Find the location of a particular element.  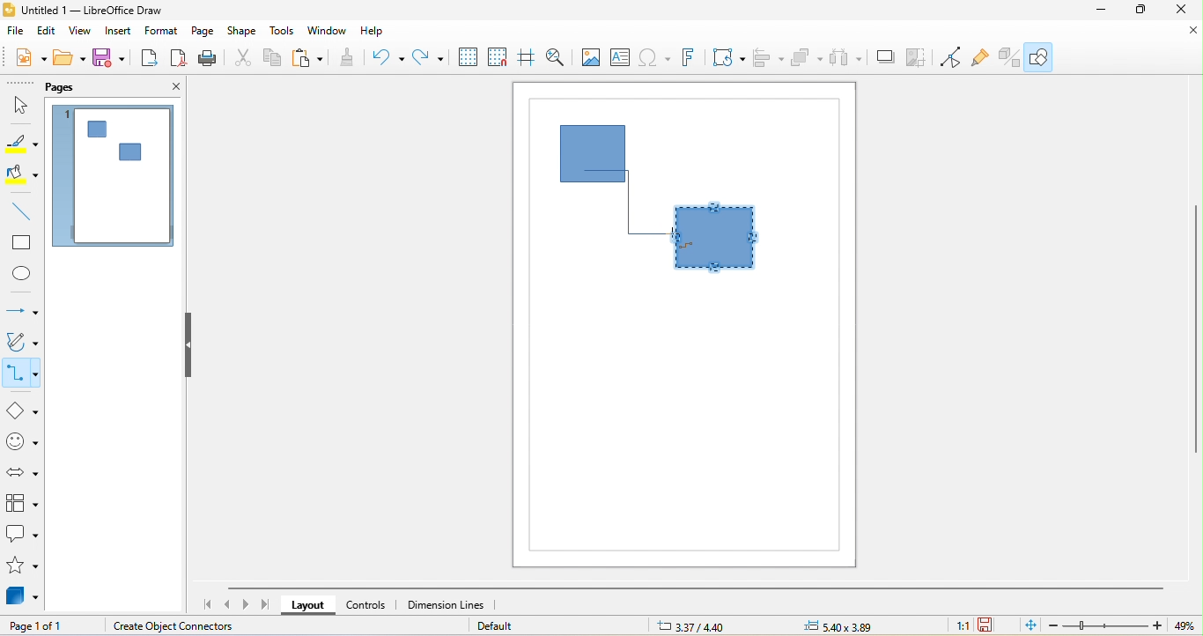

edit is located at coordinates (50, 31).